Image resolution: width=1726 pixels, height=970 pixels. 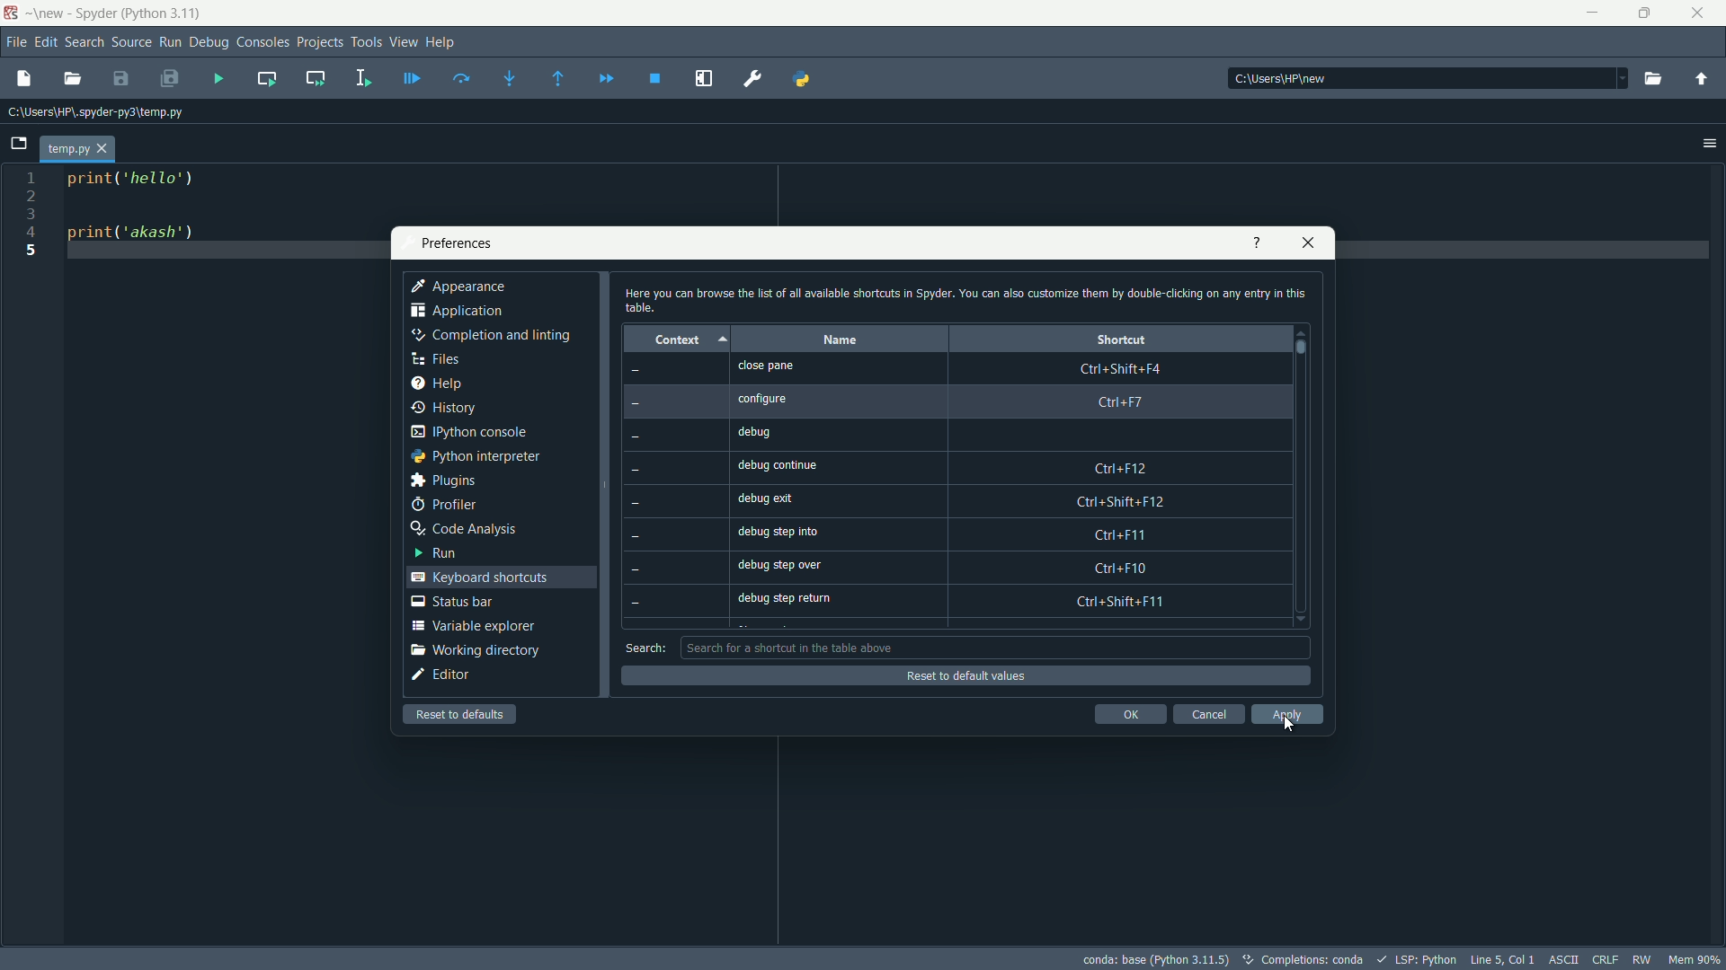 What do you see at coordinates (320, 42) in the screenshot?
I see `projects menu` at bounding box center [320, 42].